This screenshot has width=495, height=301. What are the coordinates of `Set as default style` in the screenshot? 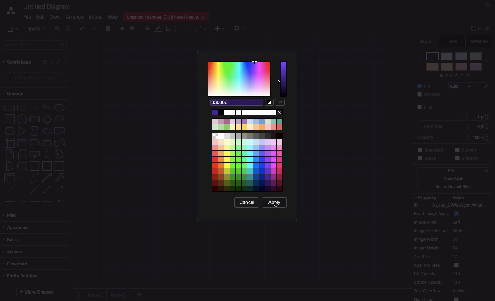 It's located at (454, 187).